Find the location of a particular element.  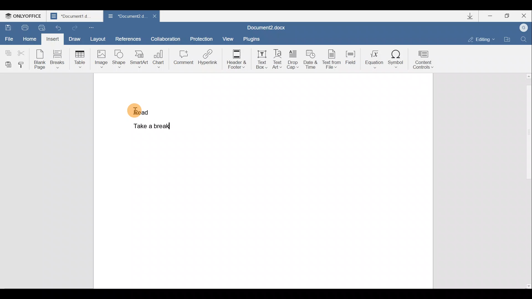

Image is located at coordinates (101, 59).